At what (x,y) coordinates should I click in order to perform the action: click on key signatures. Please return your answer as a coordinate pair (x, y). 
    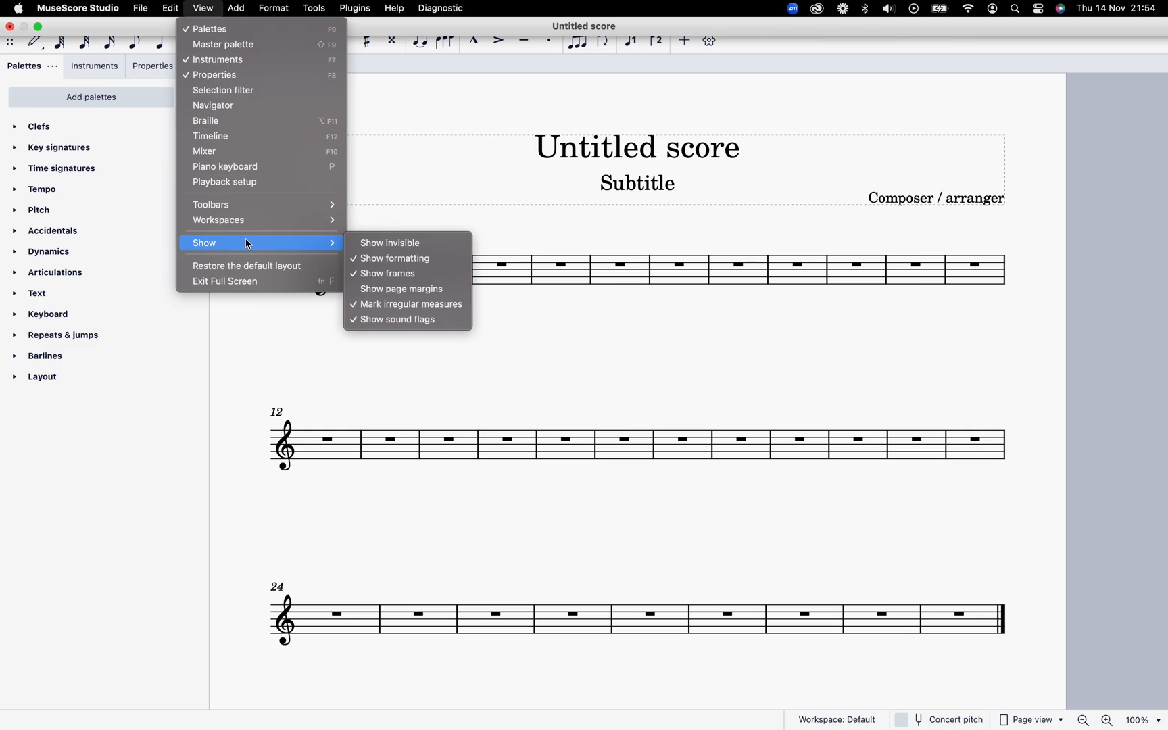
    Looking at the image, I should click on (59, 147).